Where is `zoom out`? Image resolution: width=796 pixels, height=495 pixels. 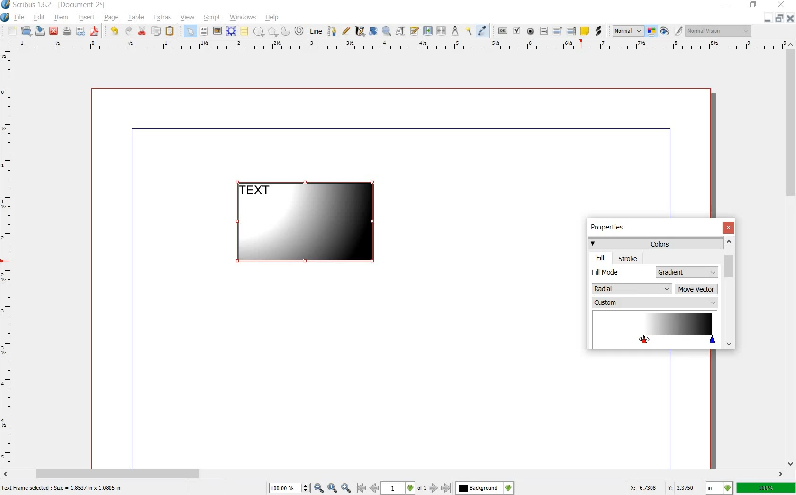 zoom out is located at coordinates (319, 488).